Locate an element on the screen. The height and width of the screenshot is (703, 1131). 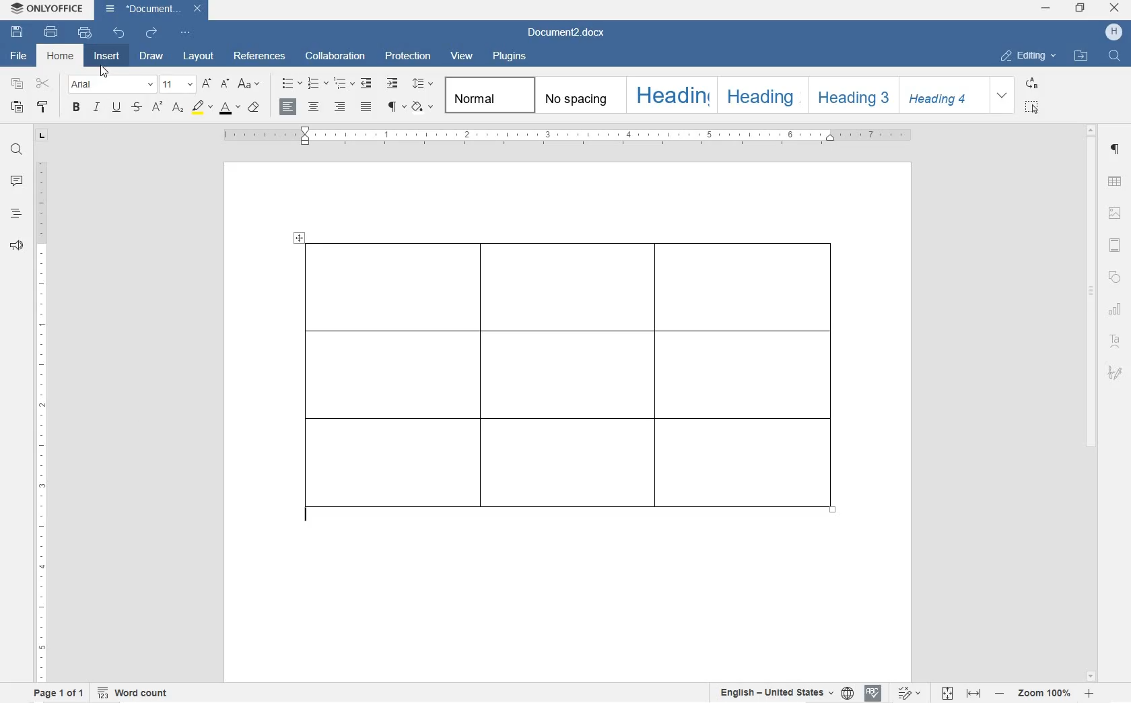
cut is located at coordinates (42, 84).